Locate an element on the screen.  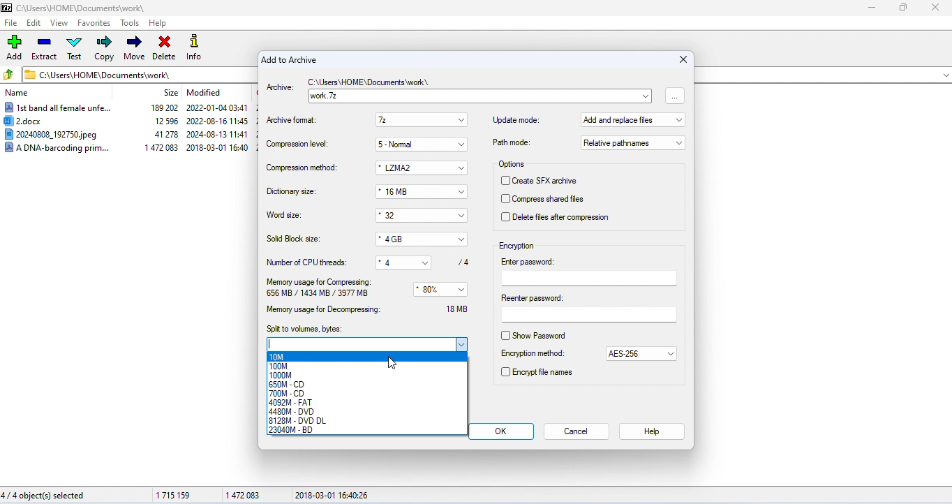
cancel is located at coordinates (577, 431).